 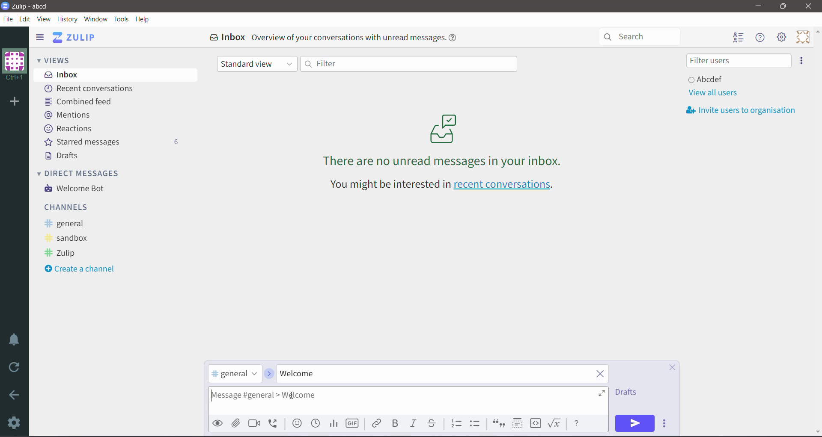 What do you see at coordinates (68, 207) in the screenshot?
I see `Channels` at bounding box center [68, 207].